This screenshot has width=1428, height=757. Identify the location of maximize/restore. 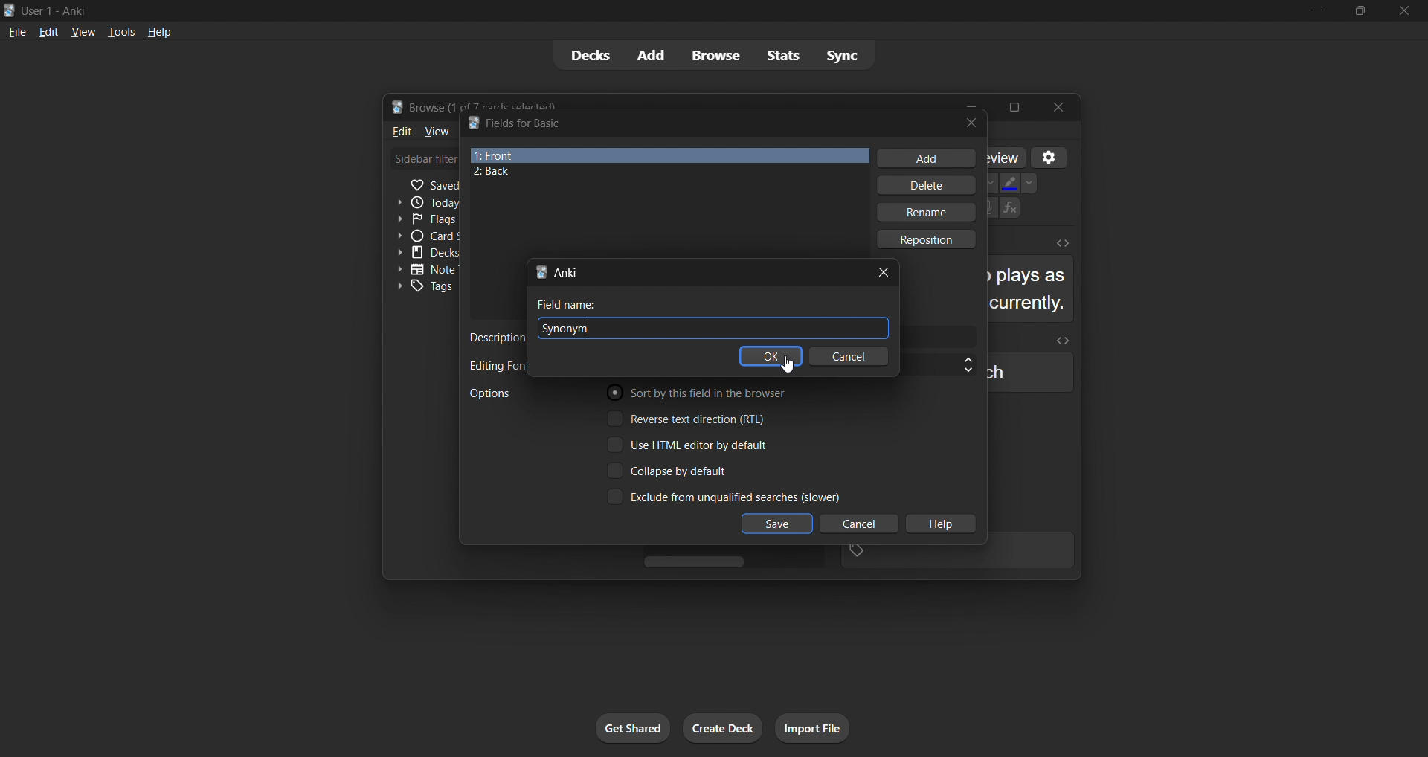
(1358, 12).